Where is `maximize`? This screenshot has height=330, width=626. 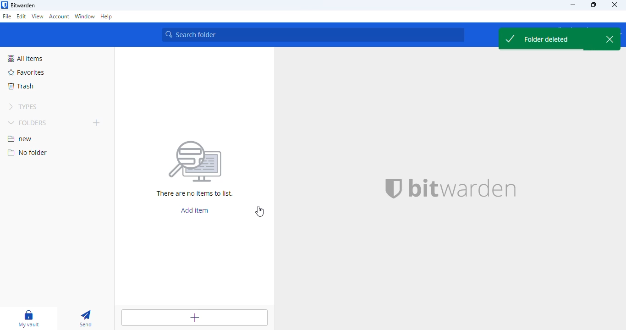
maximize is located at coordinates (593, 5).